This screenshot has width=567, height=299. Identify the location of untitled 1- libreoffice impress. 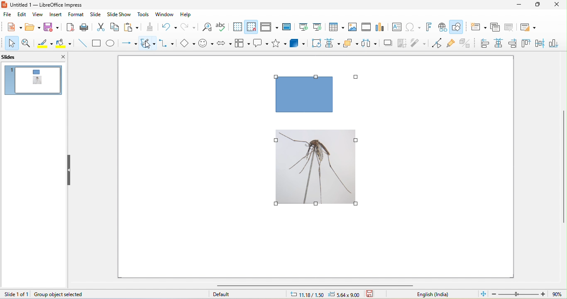
(52, 5).